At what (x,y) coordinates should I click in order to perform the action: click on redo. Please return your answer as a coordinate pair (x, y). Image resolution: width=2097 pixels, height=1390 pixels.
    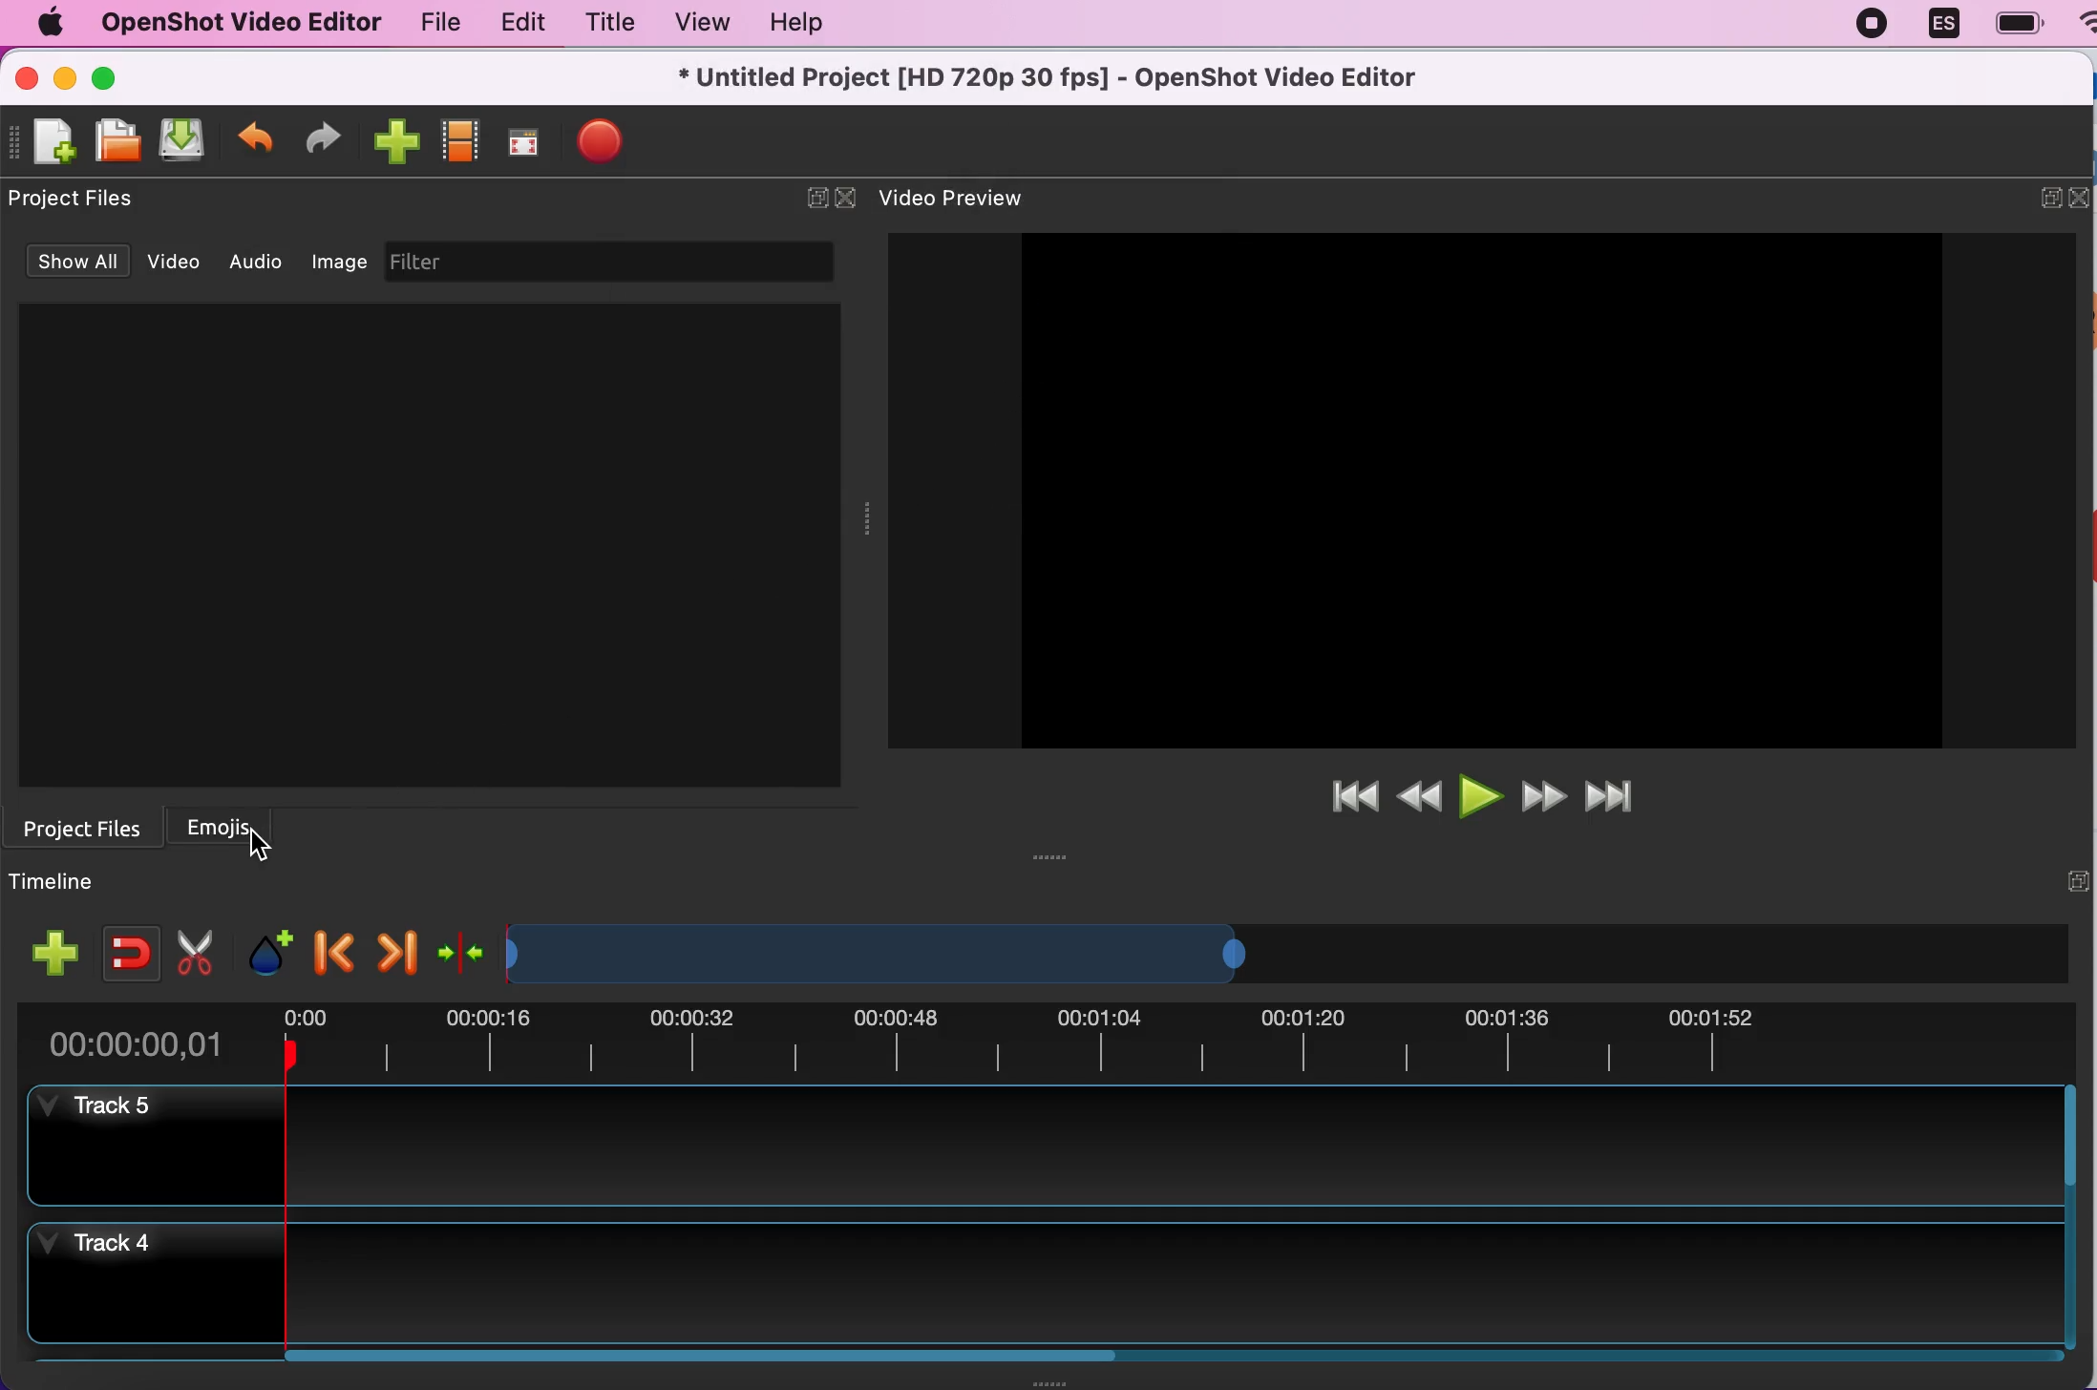
    Looking at the image, I should click on (324, 138).